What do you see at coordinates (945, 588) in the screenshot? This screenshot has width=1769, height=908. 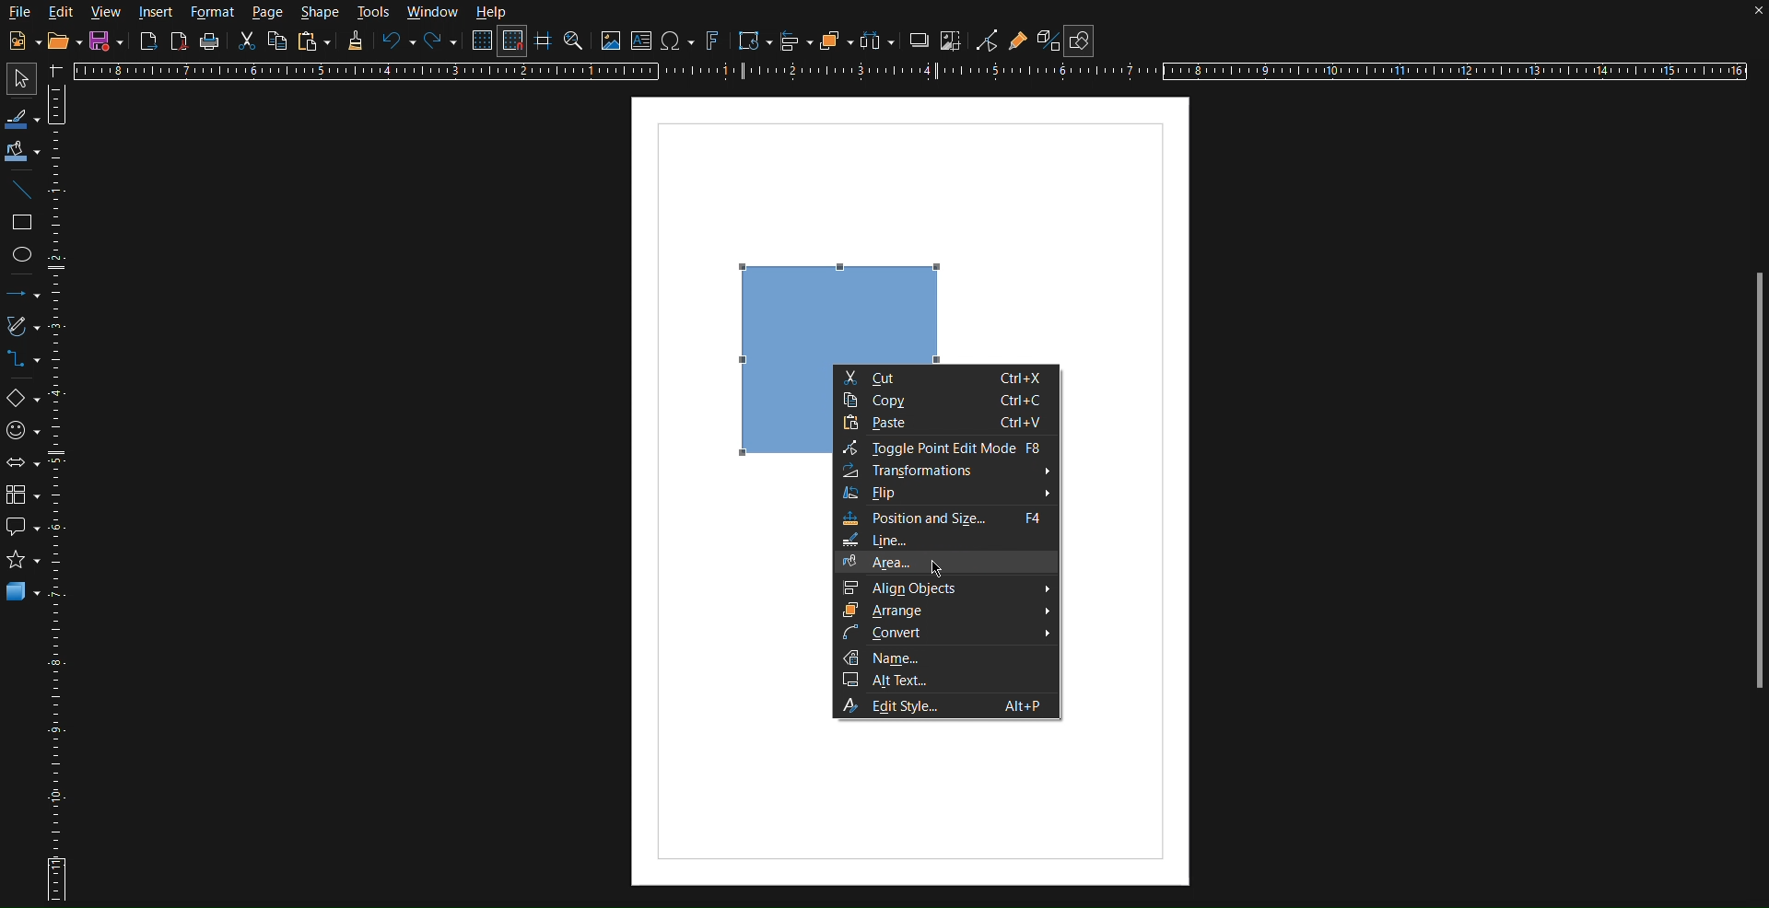 I see `Align Objects` at bounding box center [945, 588].